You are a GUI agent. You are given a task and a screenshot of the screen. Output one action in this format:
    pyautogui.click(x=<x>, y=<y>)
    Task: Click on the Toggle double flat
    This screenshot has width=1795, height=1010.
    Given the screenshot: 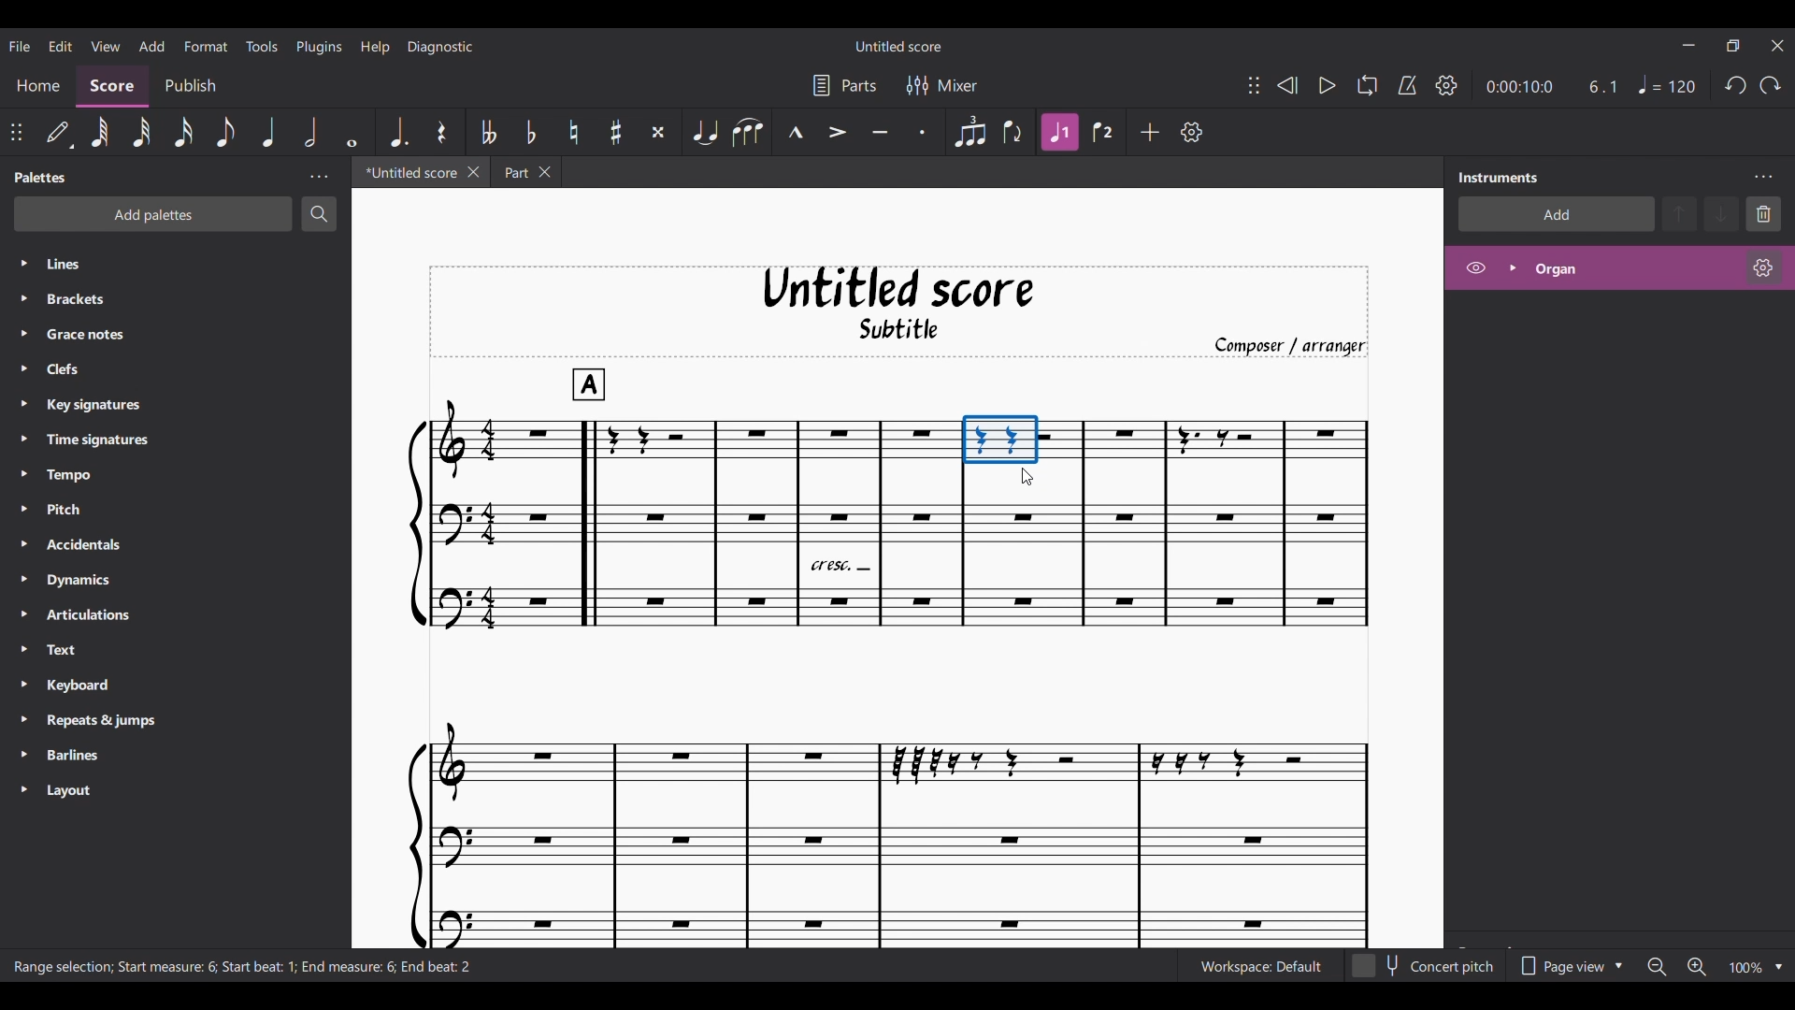 What is the action you would take?
    pyautogui.click(x=489, y=132)
    